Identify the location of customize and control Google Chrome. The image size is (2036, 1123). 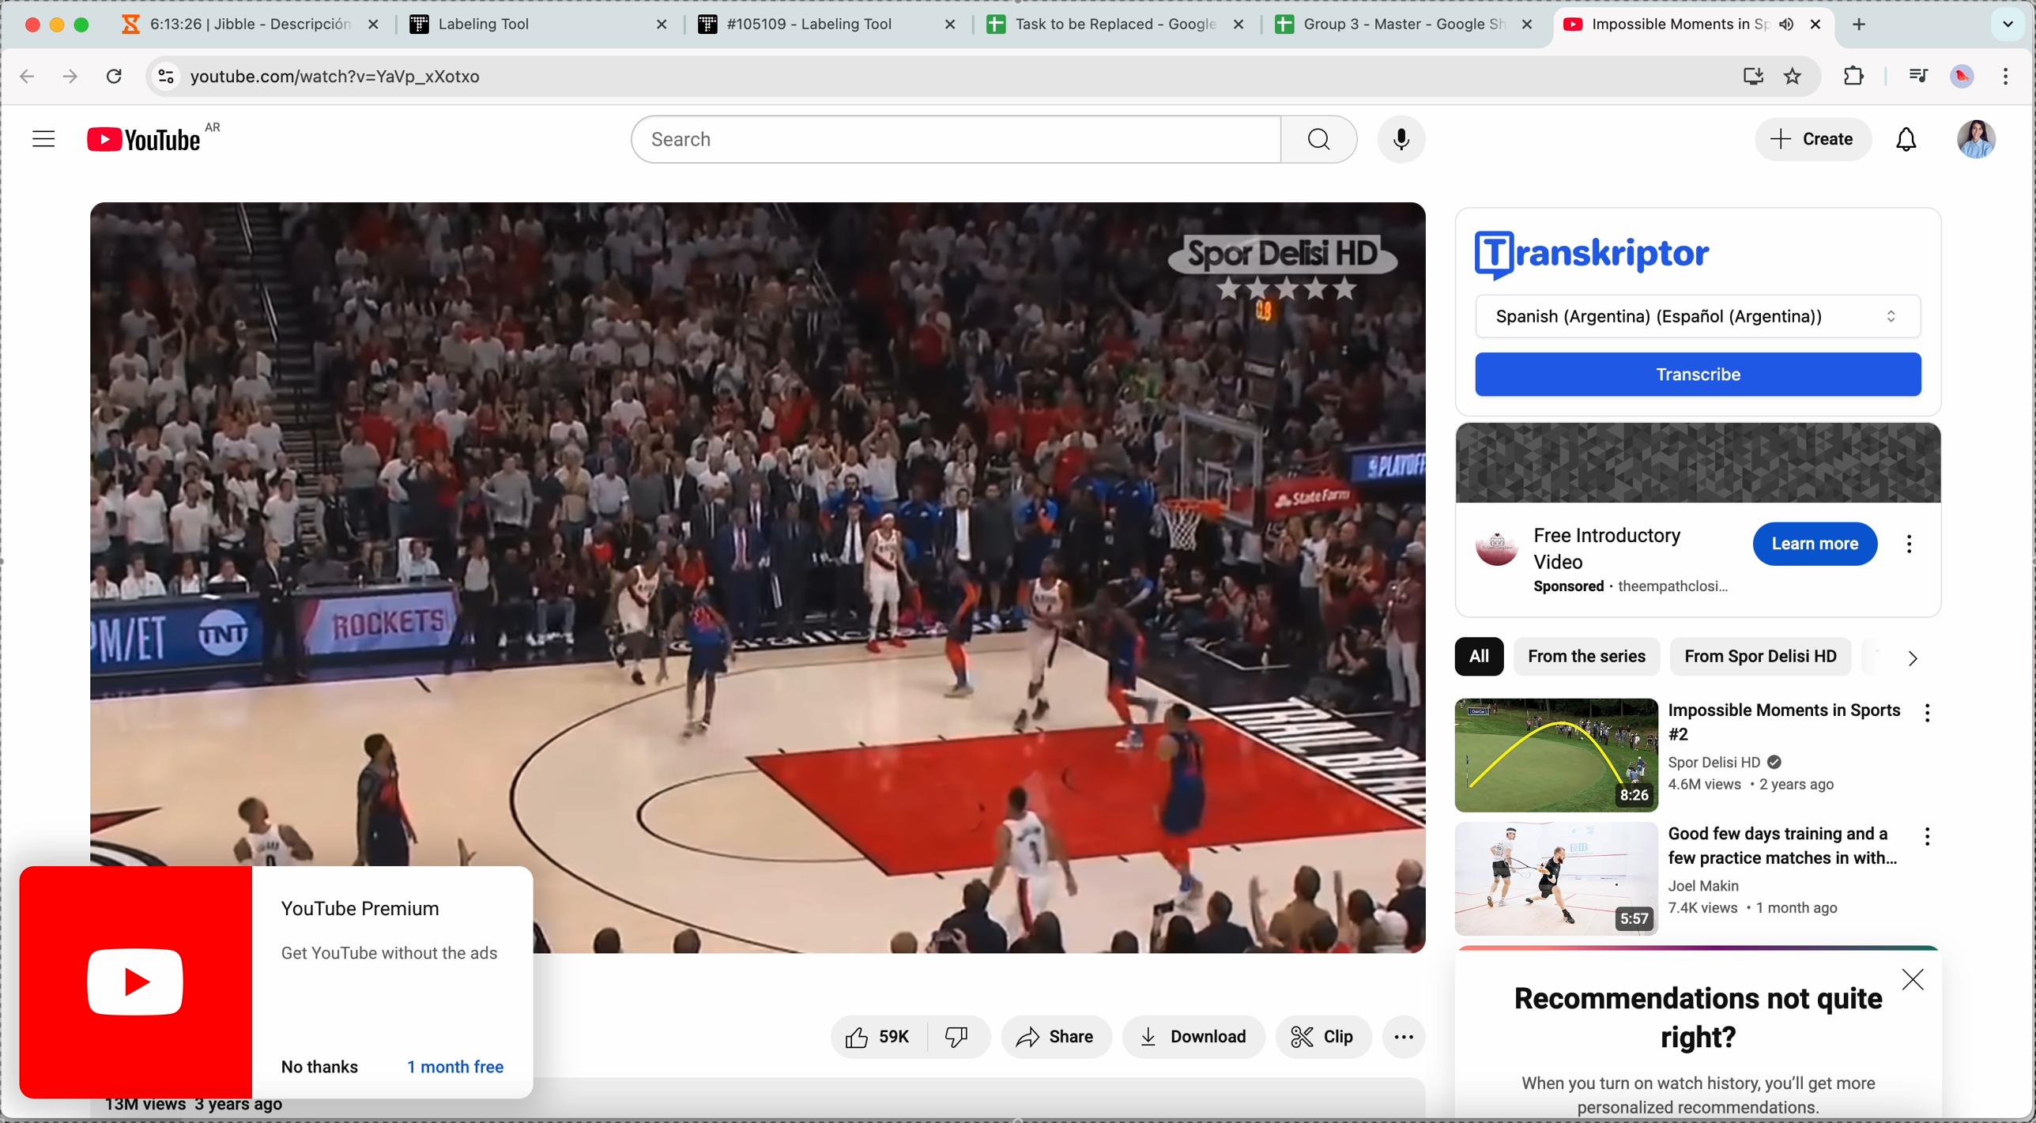
(2007, 75).